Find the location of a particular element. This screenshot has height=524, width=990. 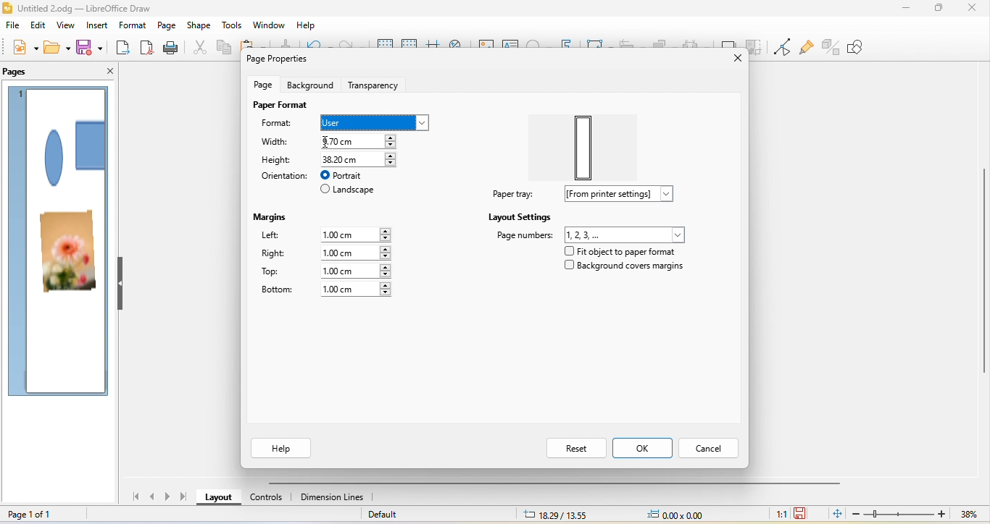

dimension lines is located at coordinates (333, 499).